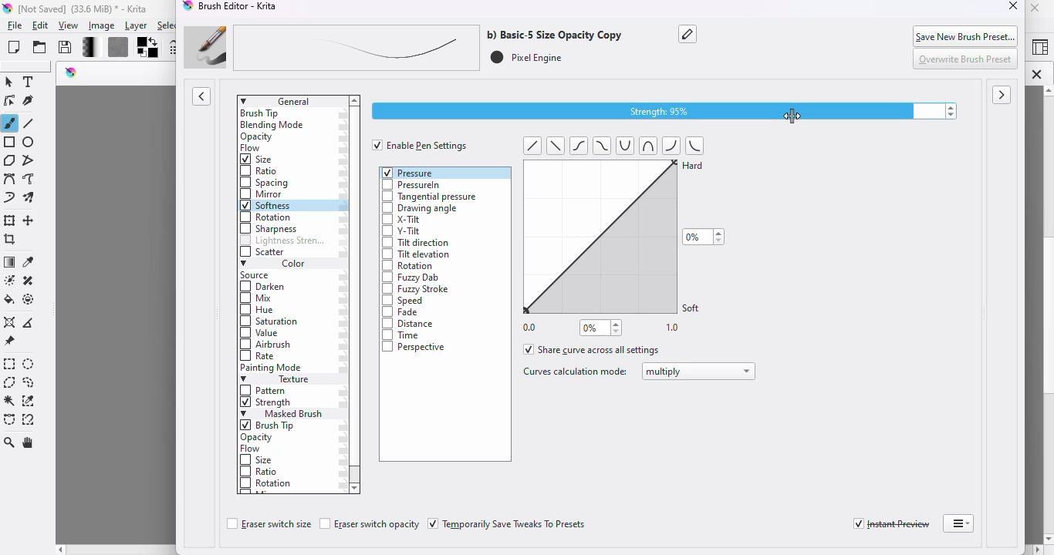 Image resolution: width=1054 pixels, height=555 pixels. Describe the element at coordinates (252, 149) in the screenshot. I see `flow` at that location.